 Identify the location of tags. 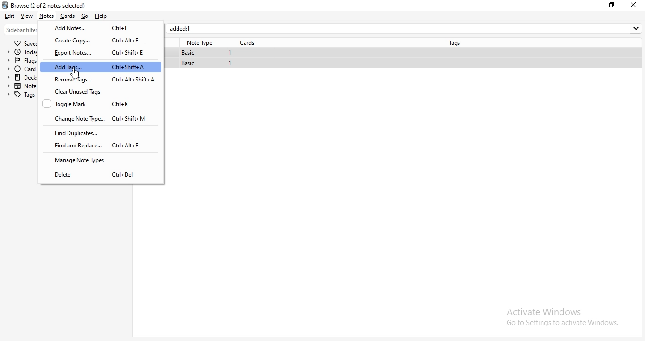
(457, 42).